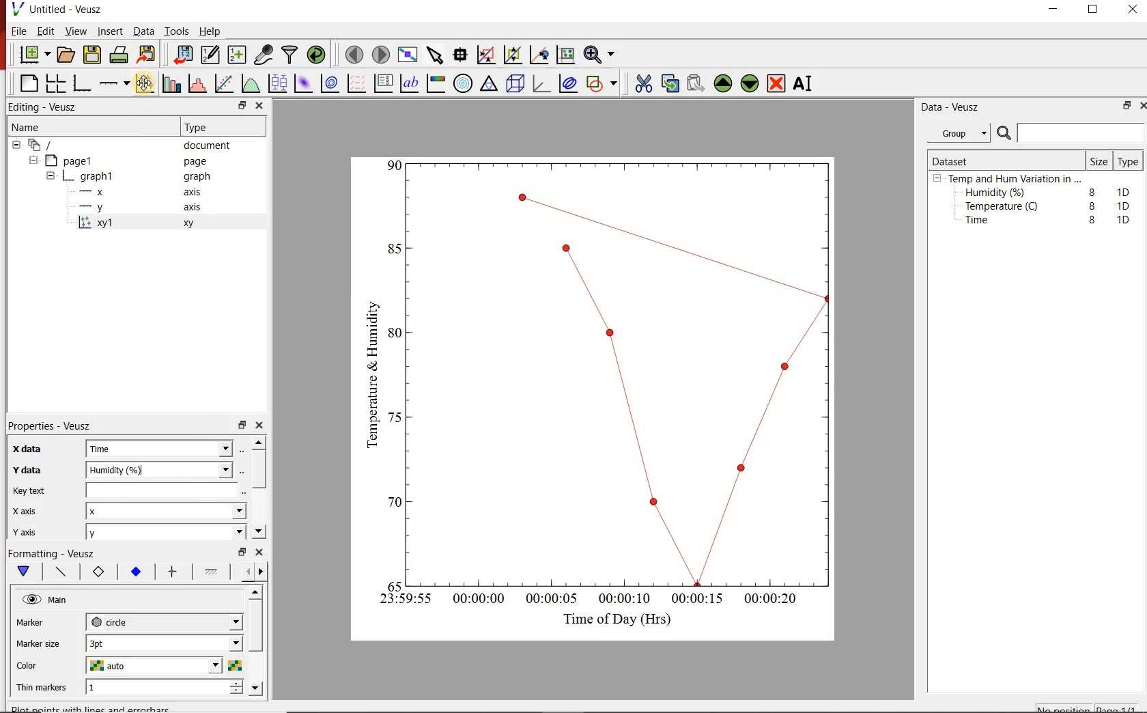 This screenshot has width=1147, height=713. What do you see at coordinates (1090, 205) in the screenshot?
I see `8` at bounding box center [1090, 205].